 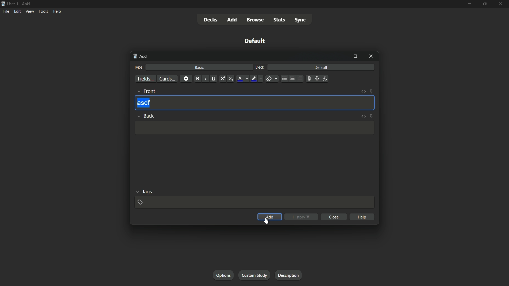 What do you see at coordinates (322, 67) in the screenshot?
I see `default` at bounding box center [322, 67].